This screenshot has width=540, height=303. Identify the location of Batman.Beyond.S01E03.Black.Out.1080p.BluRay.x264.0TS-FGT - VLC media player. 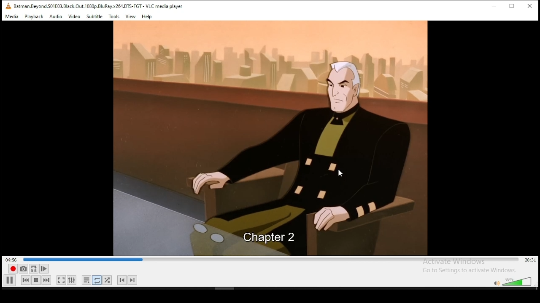
(94, 6).